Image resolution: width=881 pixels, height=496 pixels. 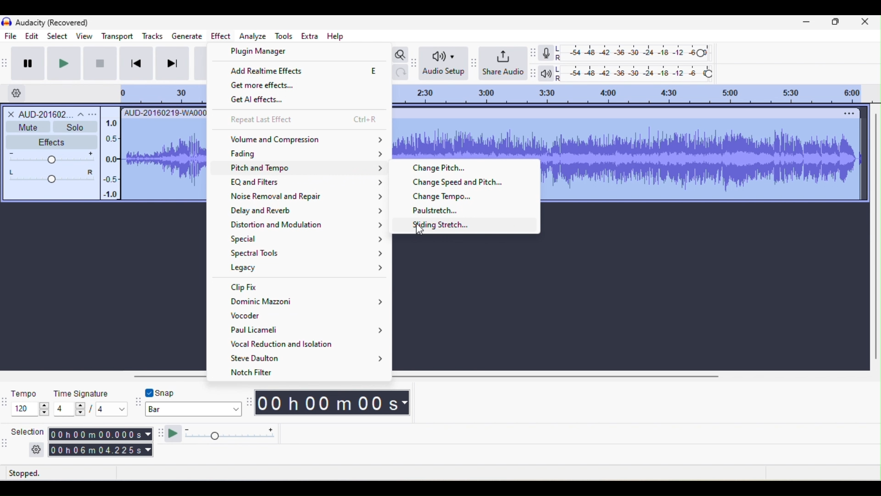 What do you see at coordinates (462, 183) in the screenshot?
I see `change speed and pitch` at bounding box center [462, 183].